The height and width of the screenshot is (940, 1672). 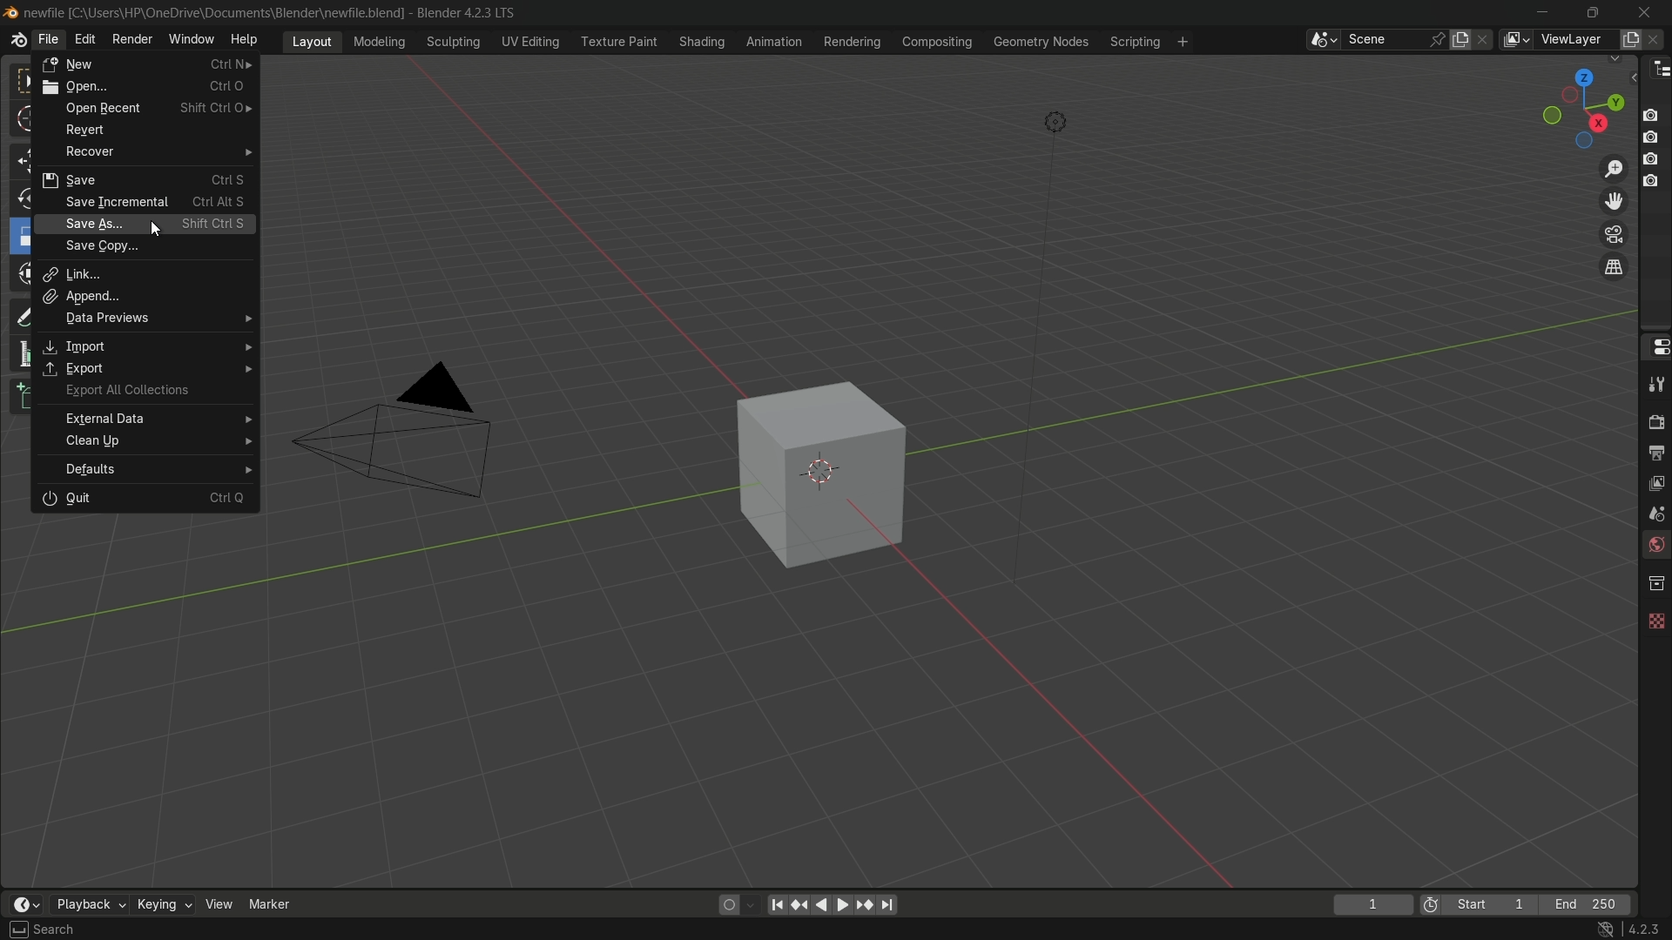 I want to click on new scene, so click(x=1464, y=39).